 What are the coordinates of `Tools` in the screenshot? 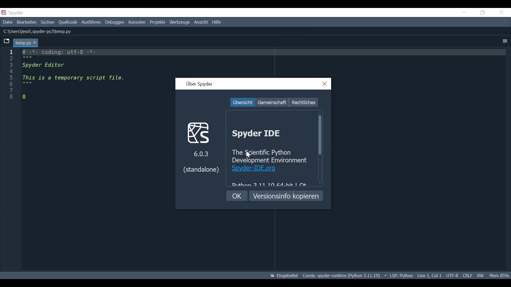 It's located at (179, 23).